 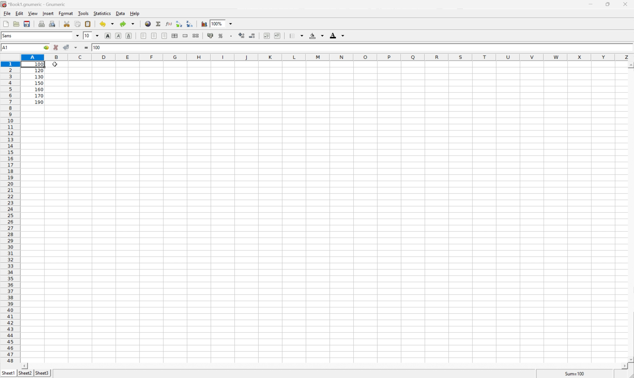 What do you see at coordinates (230, 23) in the screenshot?
I see `Drop Down` at bounding box center [230, 23].